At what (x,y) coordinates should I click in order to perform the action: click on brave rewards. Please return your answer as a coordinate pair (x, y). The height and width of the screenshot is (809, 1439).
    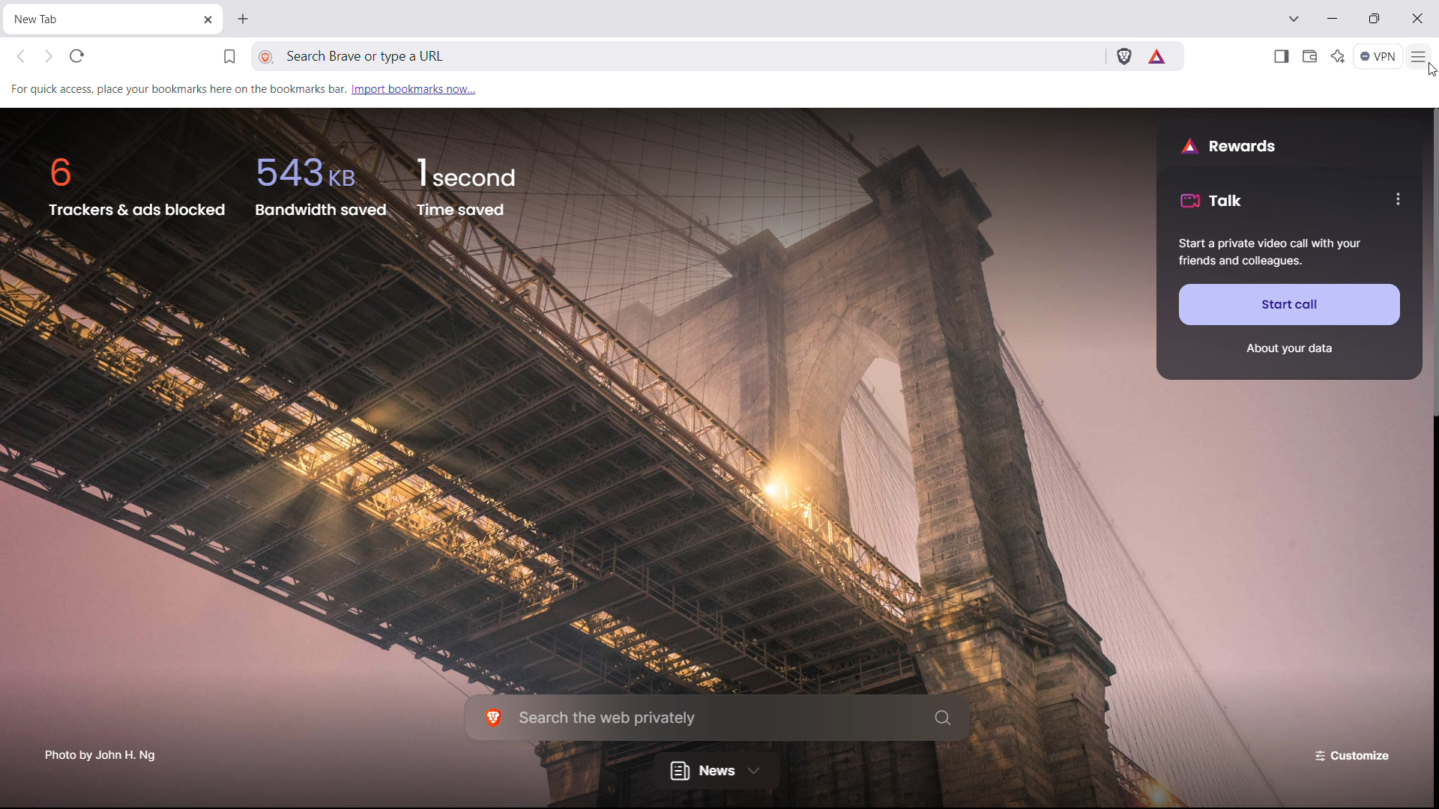
    Looking at the image, I should click on (1158, 55).